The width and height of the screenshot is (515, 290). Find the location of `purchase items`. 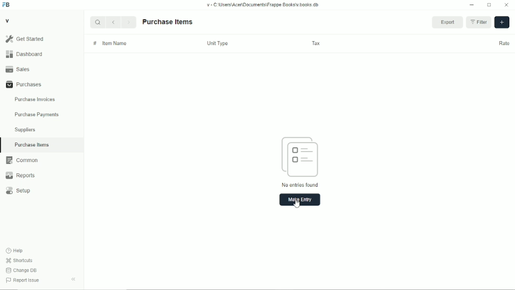

purchase items is located at coordinates (167, 22).